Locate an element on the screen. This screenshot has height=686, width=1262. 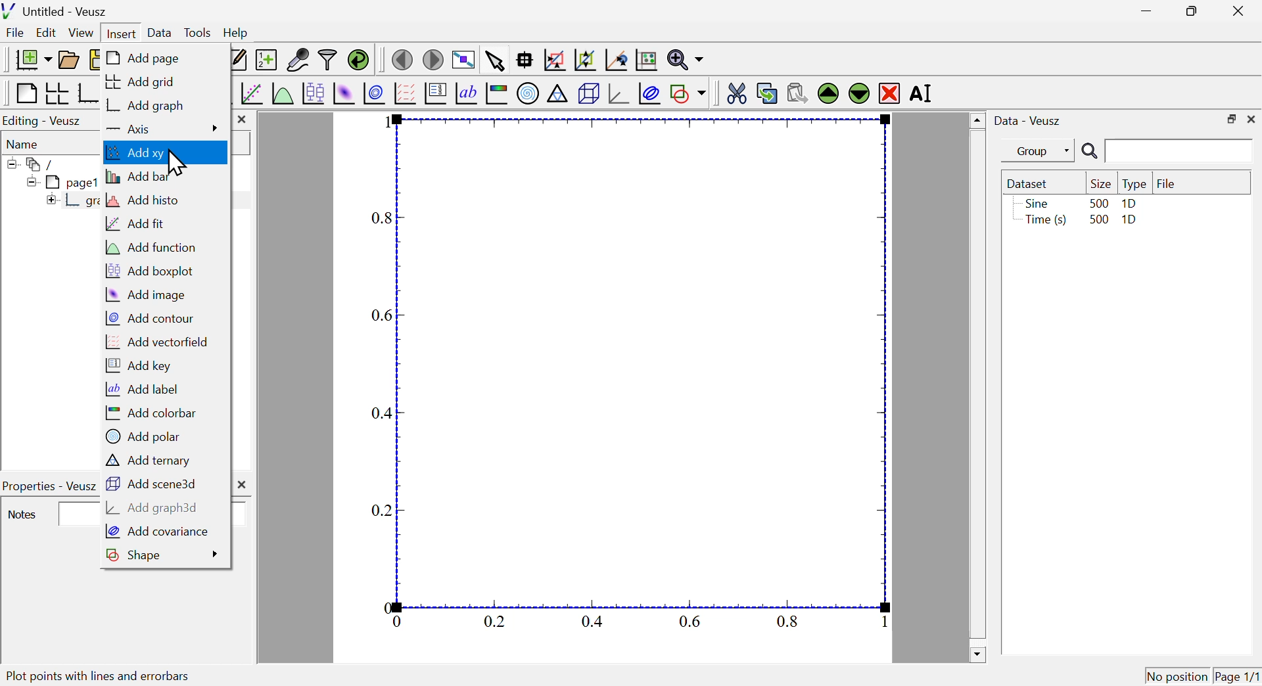
move the selected widget up is located at coordinates (828, 93).